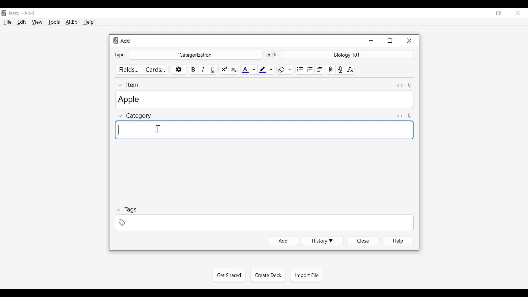 Image resolution: width=528 pixels, height=297 pixels. Describe the element at coordinates (29, 13) in the screenshot. I see `Anki` at that location.